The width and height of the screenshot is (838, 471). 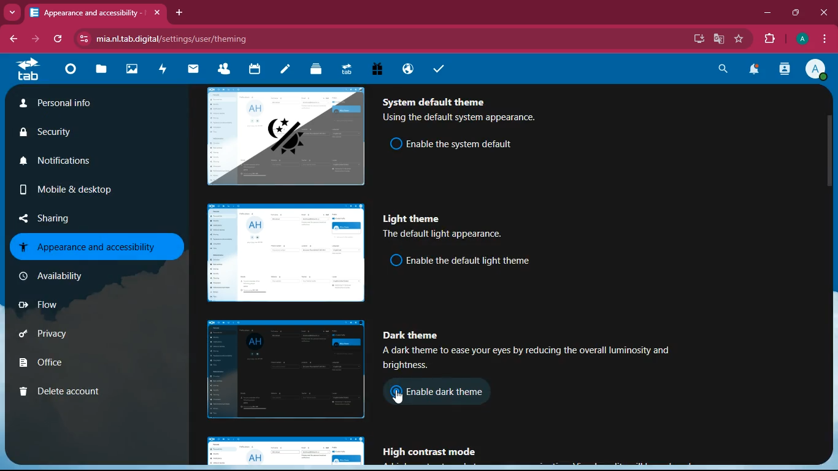 I want to click on forward, so click(x=37, y=39).